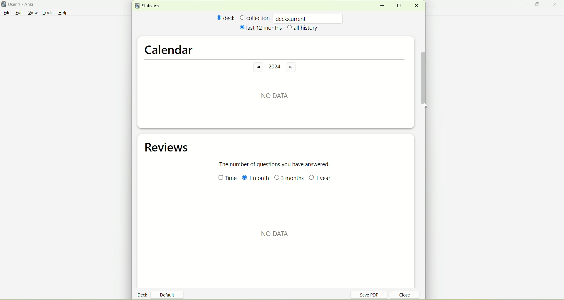 This screenshot has height=300, width=564. What do you see at coordinates (226, 18) in the screenshot?
I see `deck` at bounding box center [226, 18].